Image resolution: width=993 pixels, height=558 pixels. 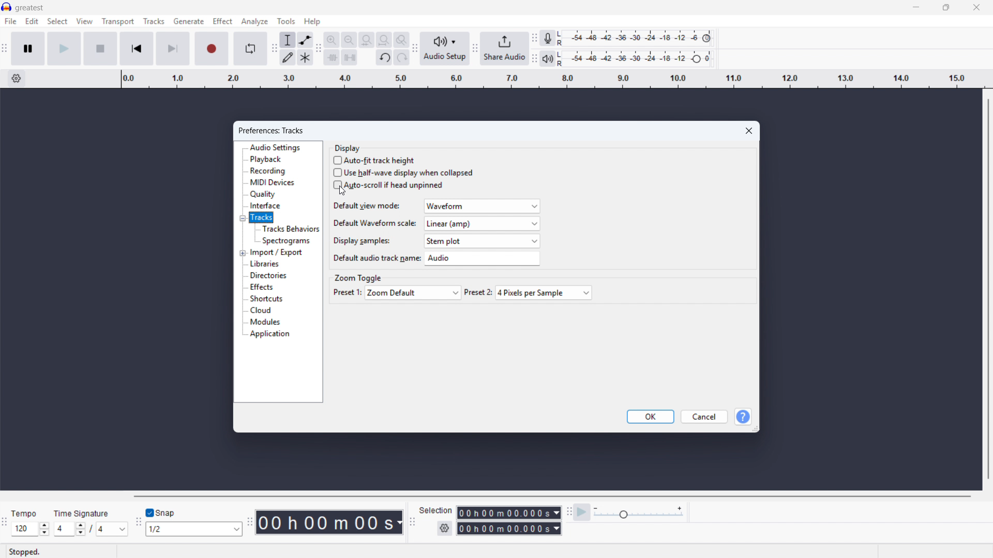 I want to click on Shortcuts , so click(x=267, y=299).